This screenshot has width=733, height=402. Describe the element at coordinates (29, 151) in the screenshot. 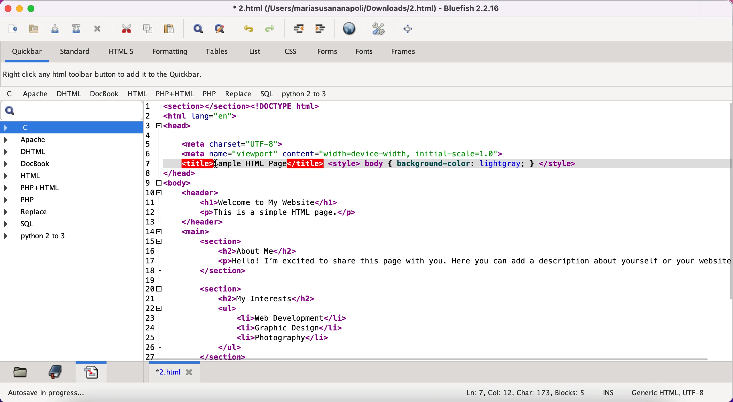

I see `dhtml` at that location.